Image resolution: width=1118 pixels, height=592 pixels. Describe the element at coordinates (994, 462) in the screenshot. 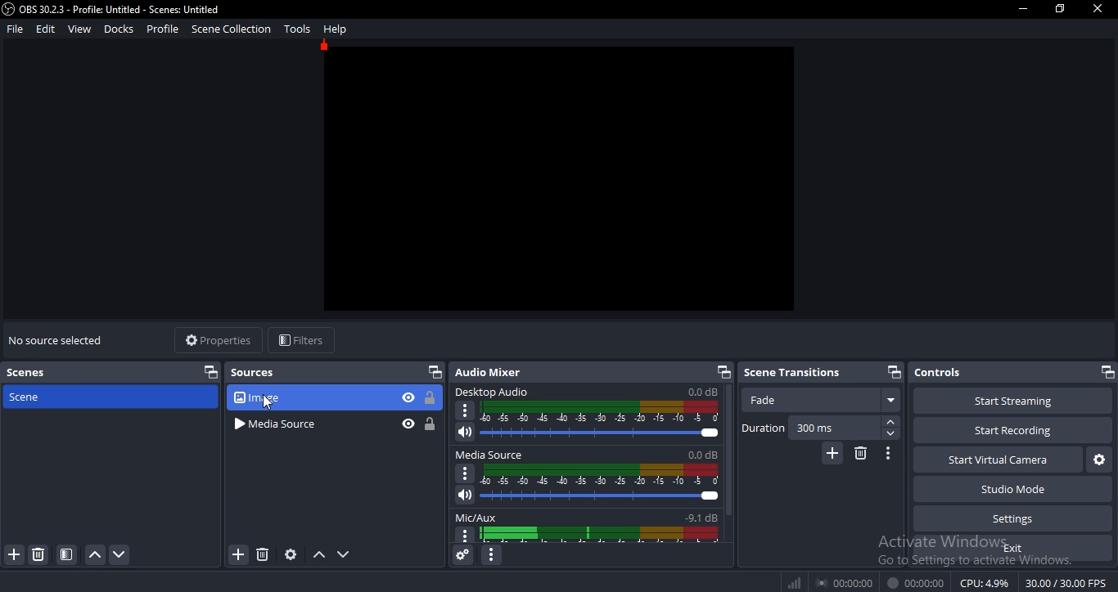

I see `start virtual camera` at that location.